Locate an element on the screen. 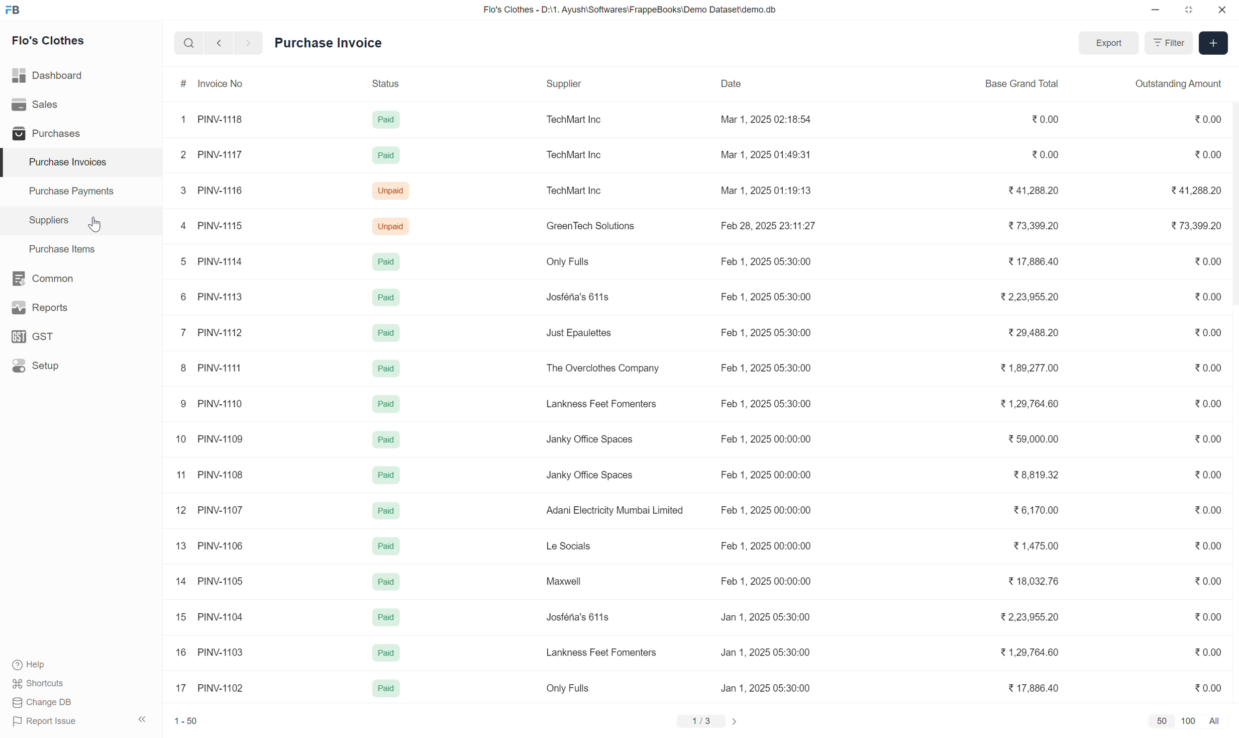 This screenshot has width=1239, height=738. BE Common is located at coordinates (40, 275).